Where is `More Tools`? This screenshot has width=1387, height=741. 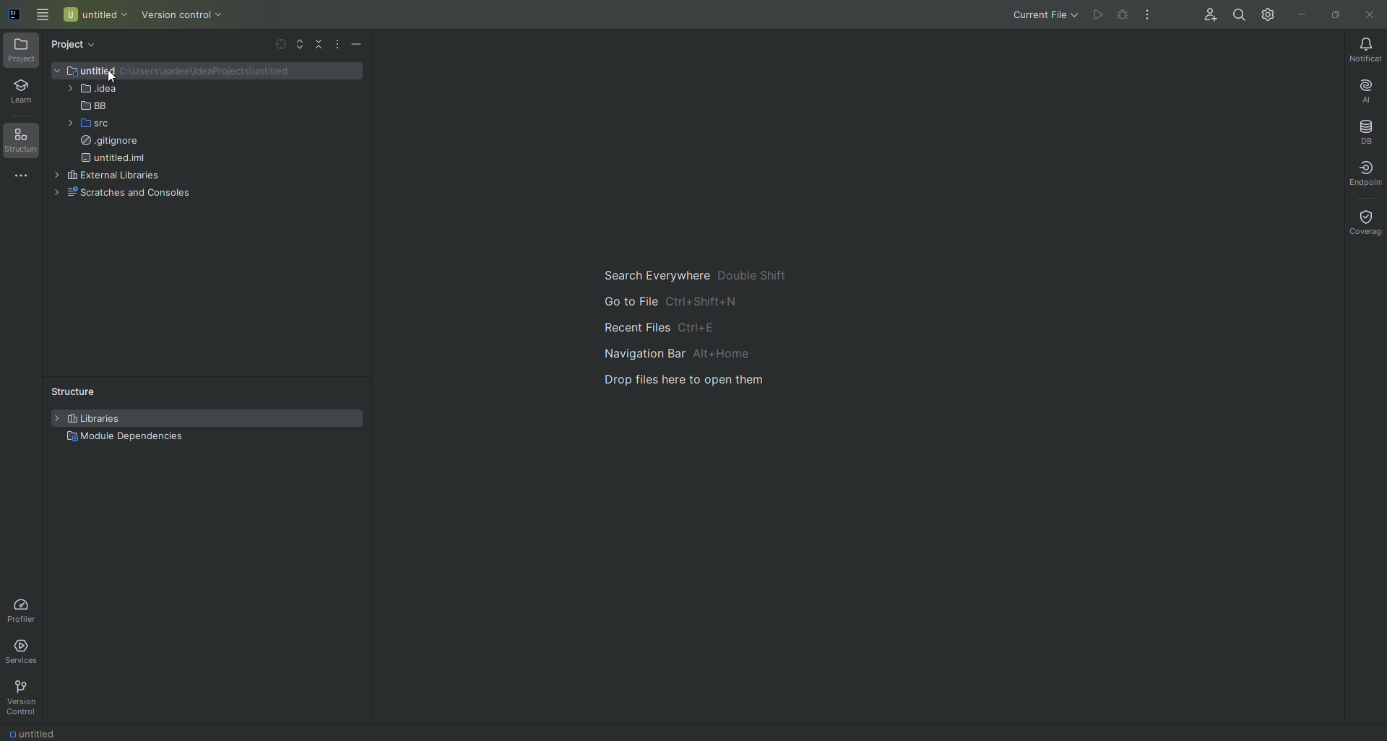 More Tools is located at coordinates (18, 181).